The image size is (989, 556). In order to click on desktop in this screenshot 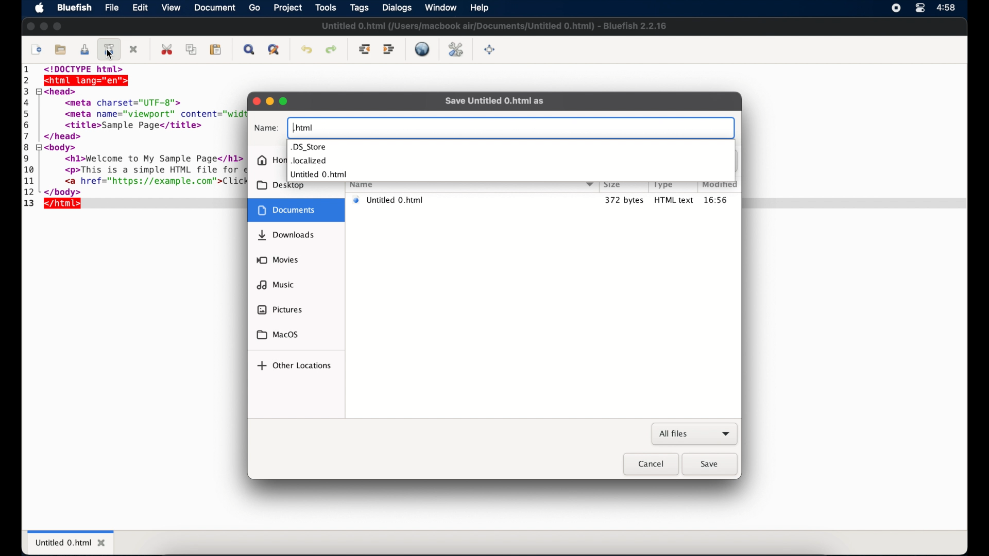, I will do `click(279, 186)`.